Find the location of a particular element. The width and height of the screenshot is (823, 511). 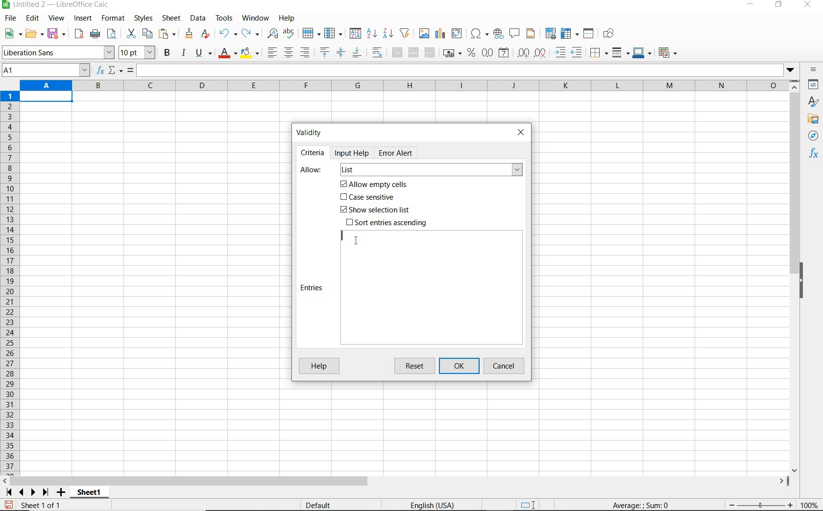

redo is located at coordinates (250, 34).